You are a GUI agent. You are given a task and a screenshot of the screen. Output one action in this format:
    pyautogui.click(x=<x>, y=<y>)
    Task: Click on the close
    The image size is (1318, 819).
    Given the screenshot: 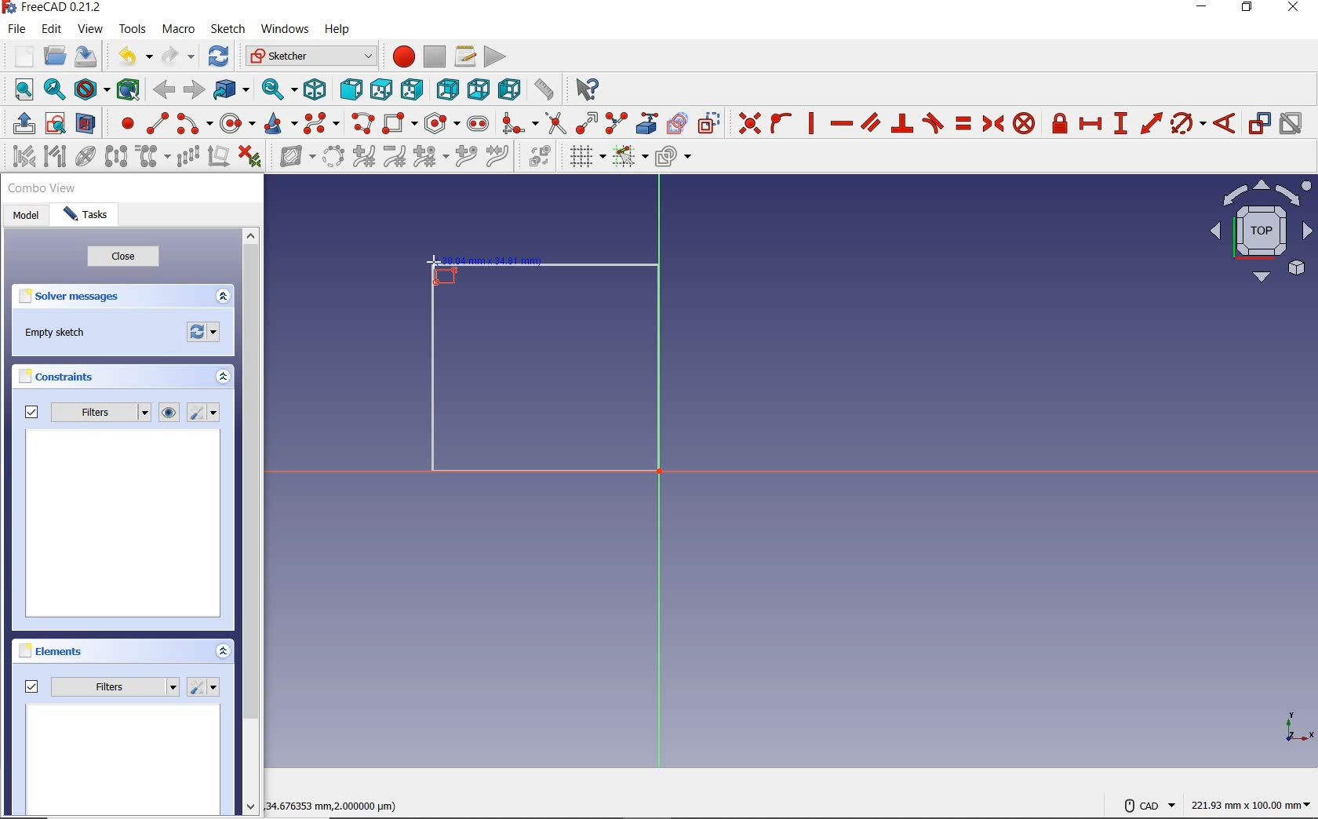 What is the action you would take?
    pyautogui.click(x=123, y=259)
    